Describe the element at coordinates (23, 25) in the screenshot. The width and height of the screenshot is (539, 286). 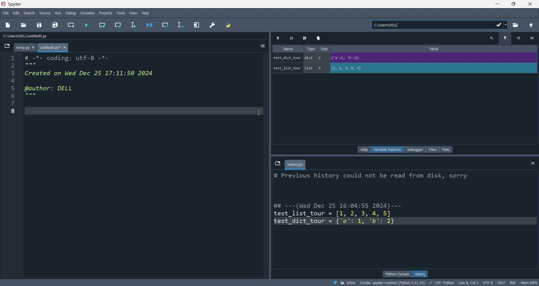
I see `open file` at that location.